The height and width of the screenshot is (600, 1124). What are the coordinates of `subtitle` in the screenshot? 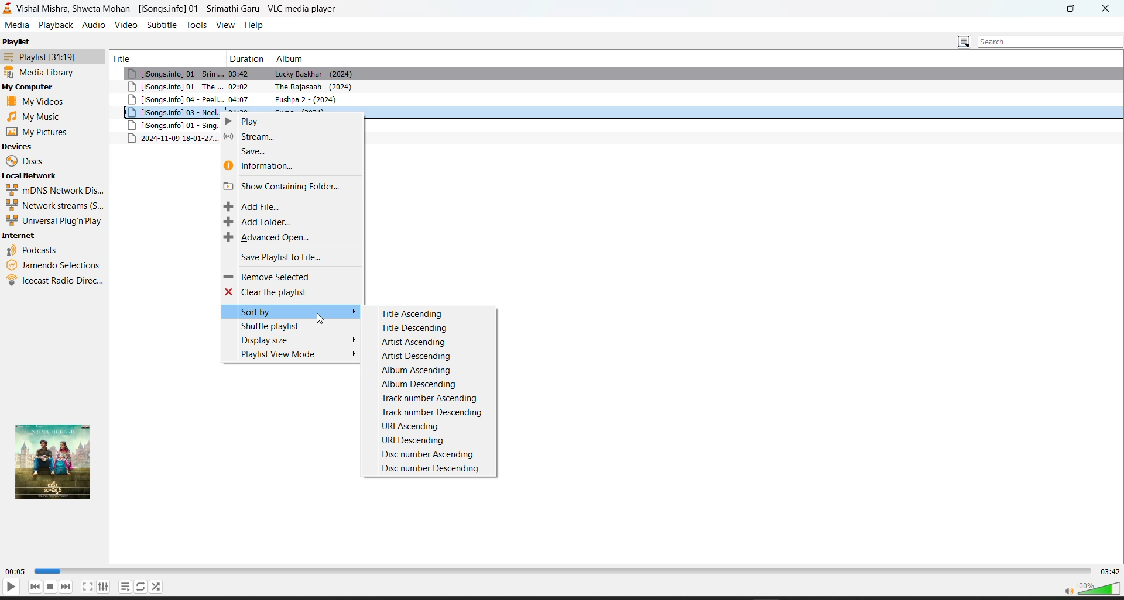 It's located at (162, 25).